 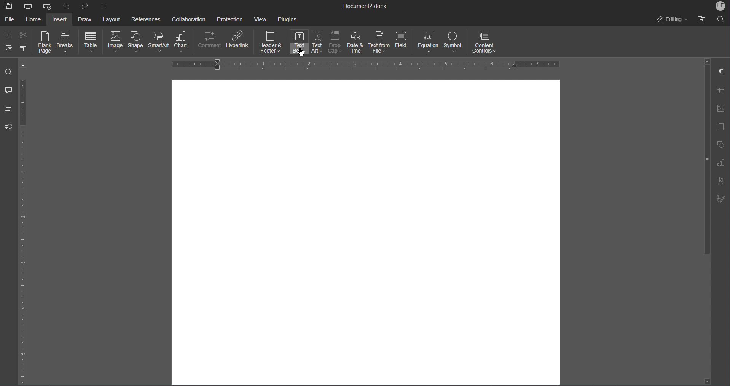 What do you see at coordinates (115, 43) in the screenshot?
I see `Image` at bounding box center [115, 43].